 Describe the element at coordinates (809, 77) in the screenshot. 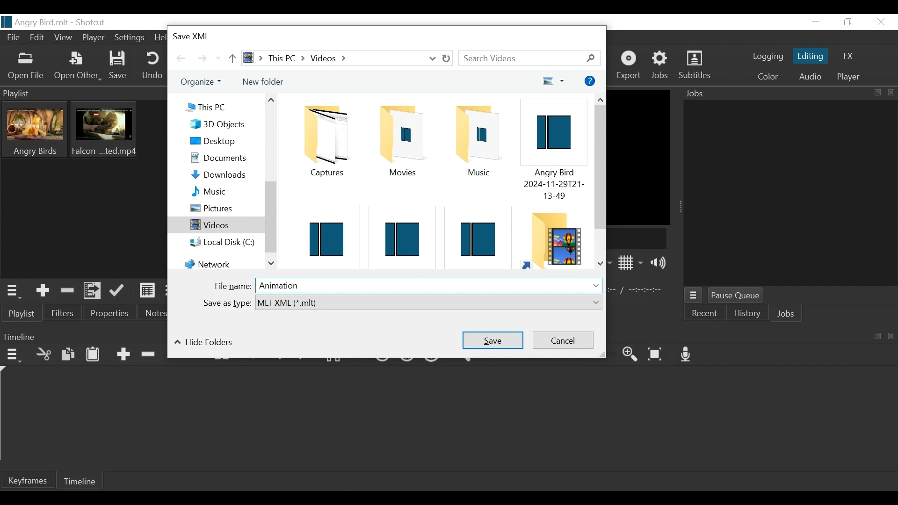

I see `Audio` at that location.